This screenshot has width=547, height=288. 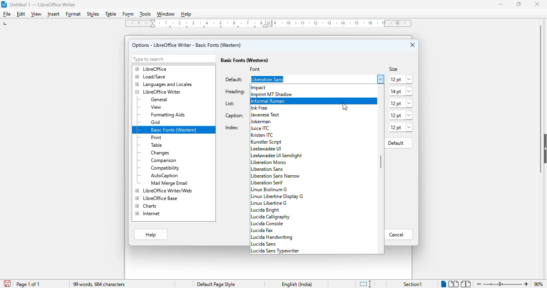 What do you see at coordinates (466, 284) in the screenshot?
I see `book view` at bounding box center [466, 284].